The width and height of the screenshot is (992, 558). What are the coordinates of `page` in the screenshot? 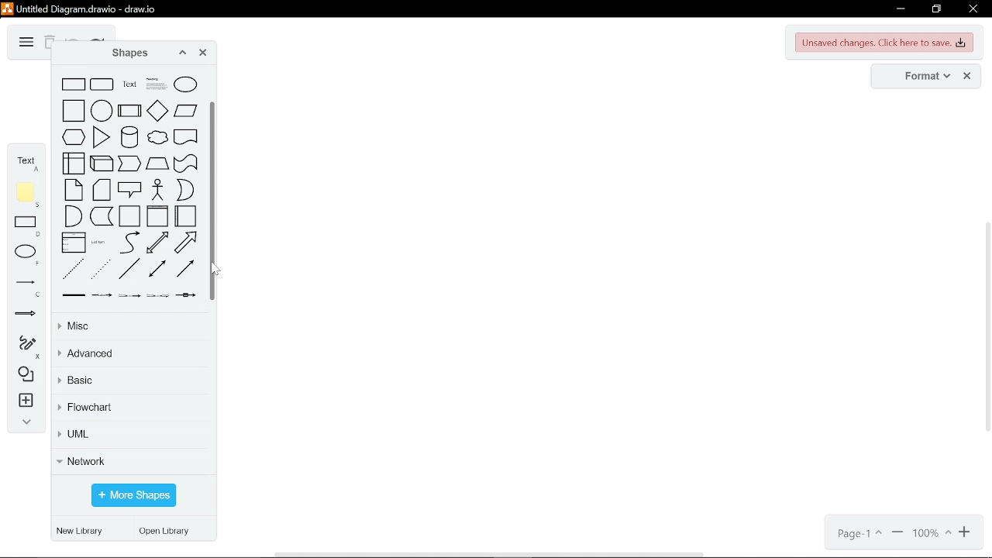 It's located at (858, 534).